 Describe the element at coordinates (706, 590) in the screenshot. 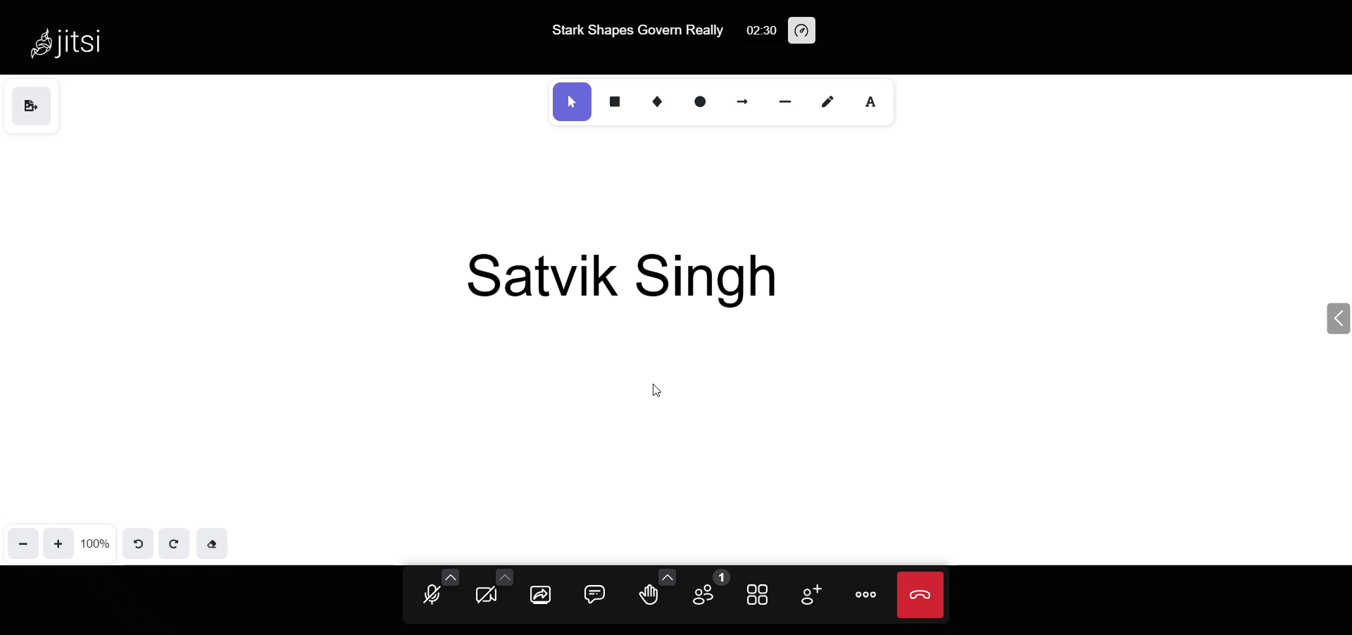

I see `participant` at that location.